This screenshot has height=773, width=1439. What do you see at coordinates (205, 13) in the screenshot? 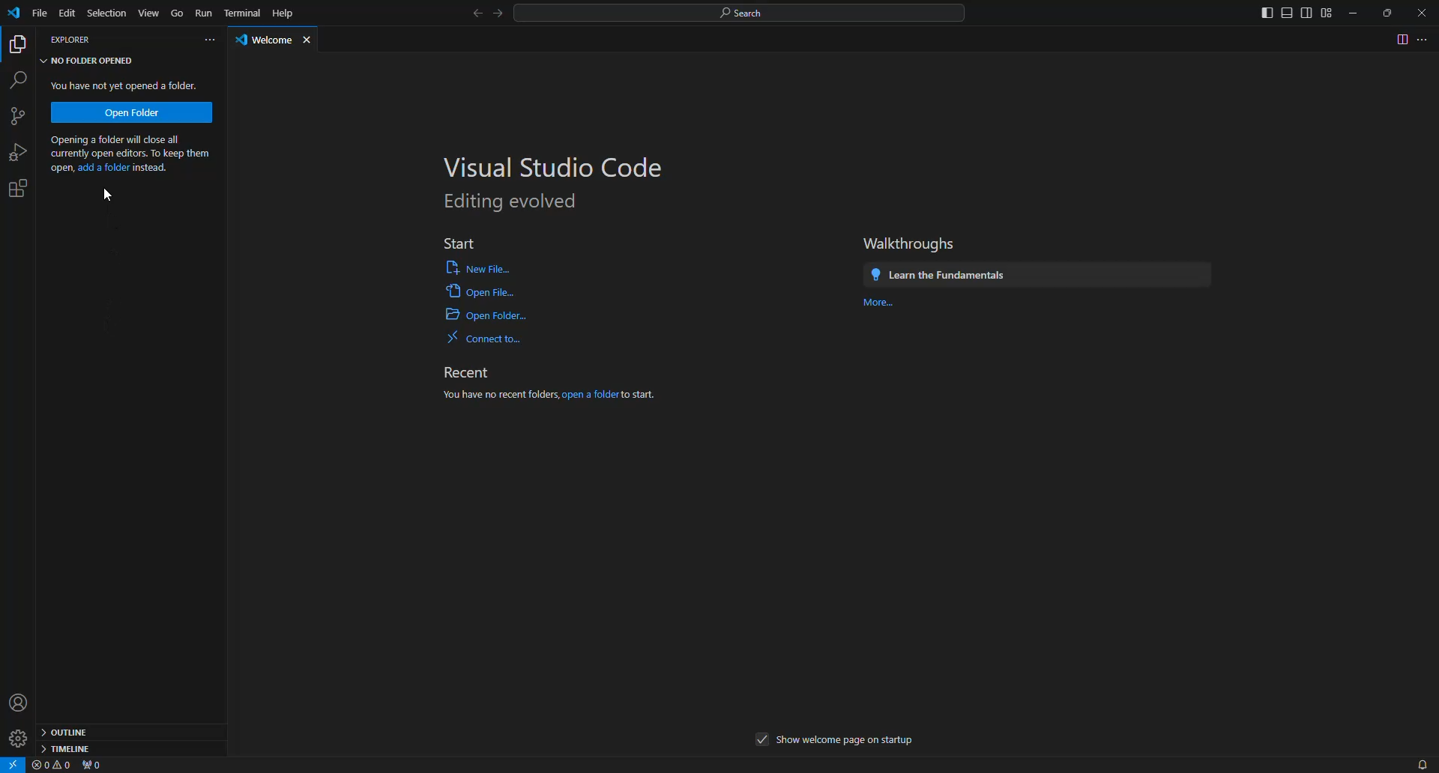
I see `run` at bounding box center [205, 13].